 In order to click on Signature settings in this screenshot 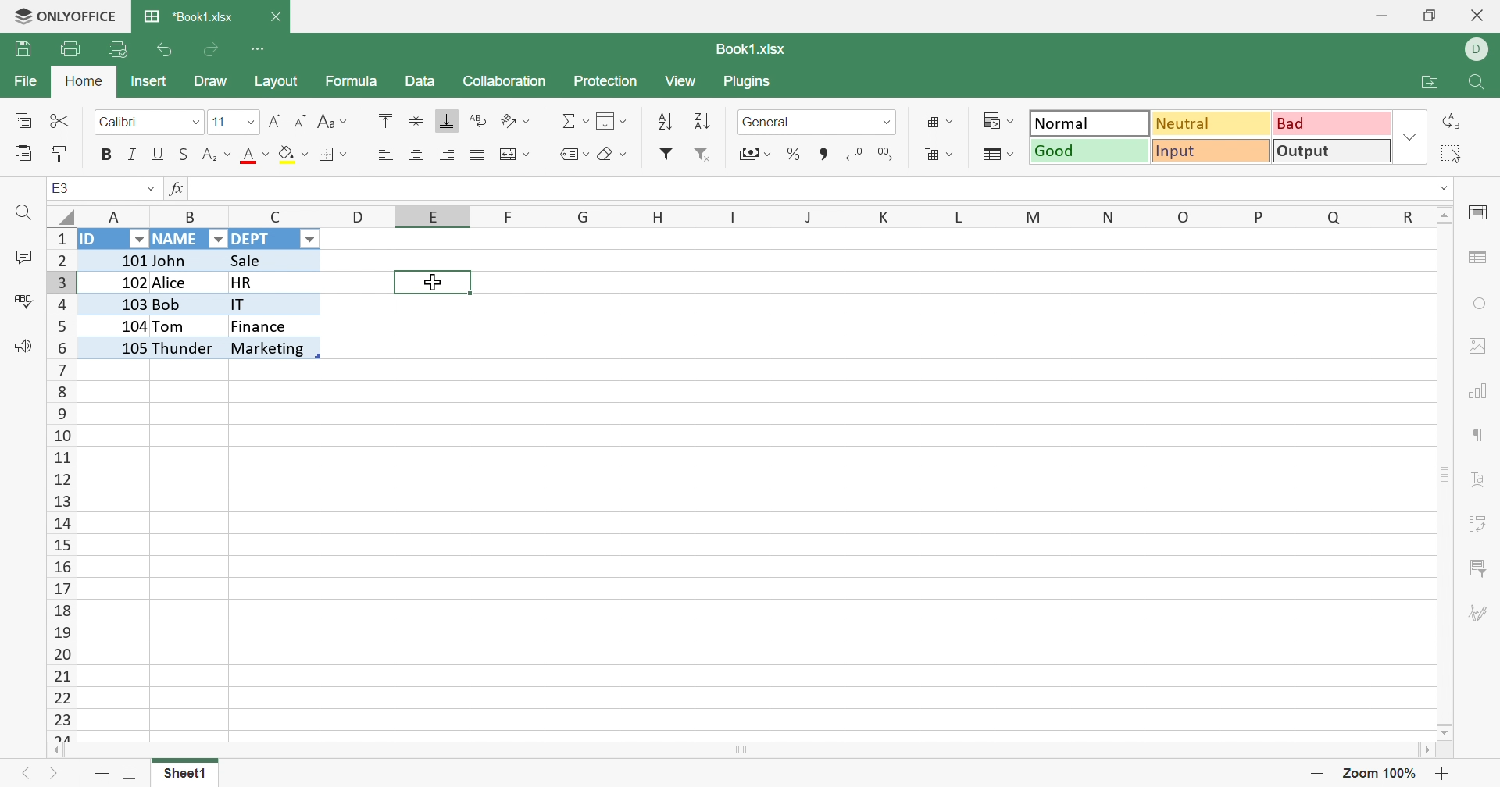, I will do `click(1482, 615)`.